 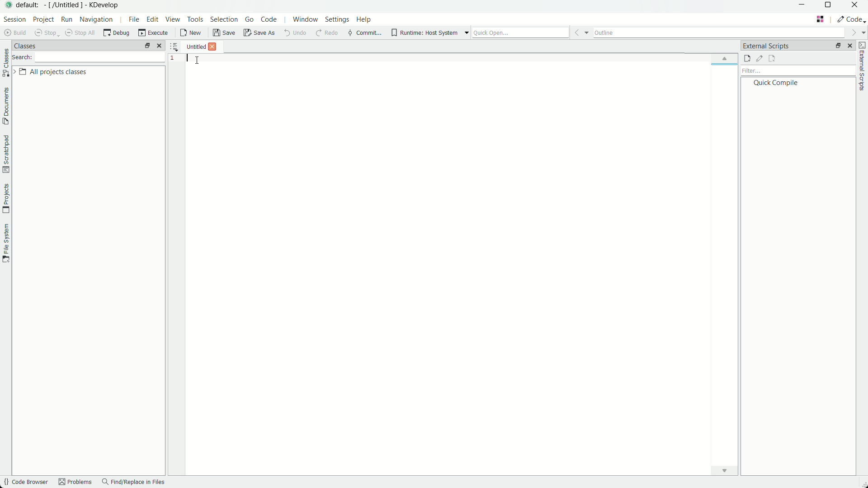 What do you see at coordinates (46, 34) in the screenshot?
I see `stop` at bounding box center [46, 34].